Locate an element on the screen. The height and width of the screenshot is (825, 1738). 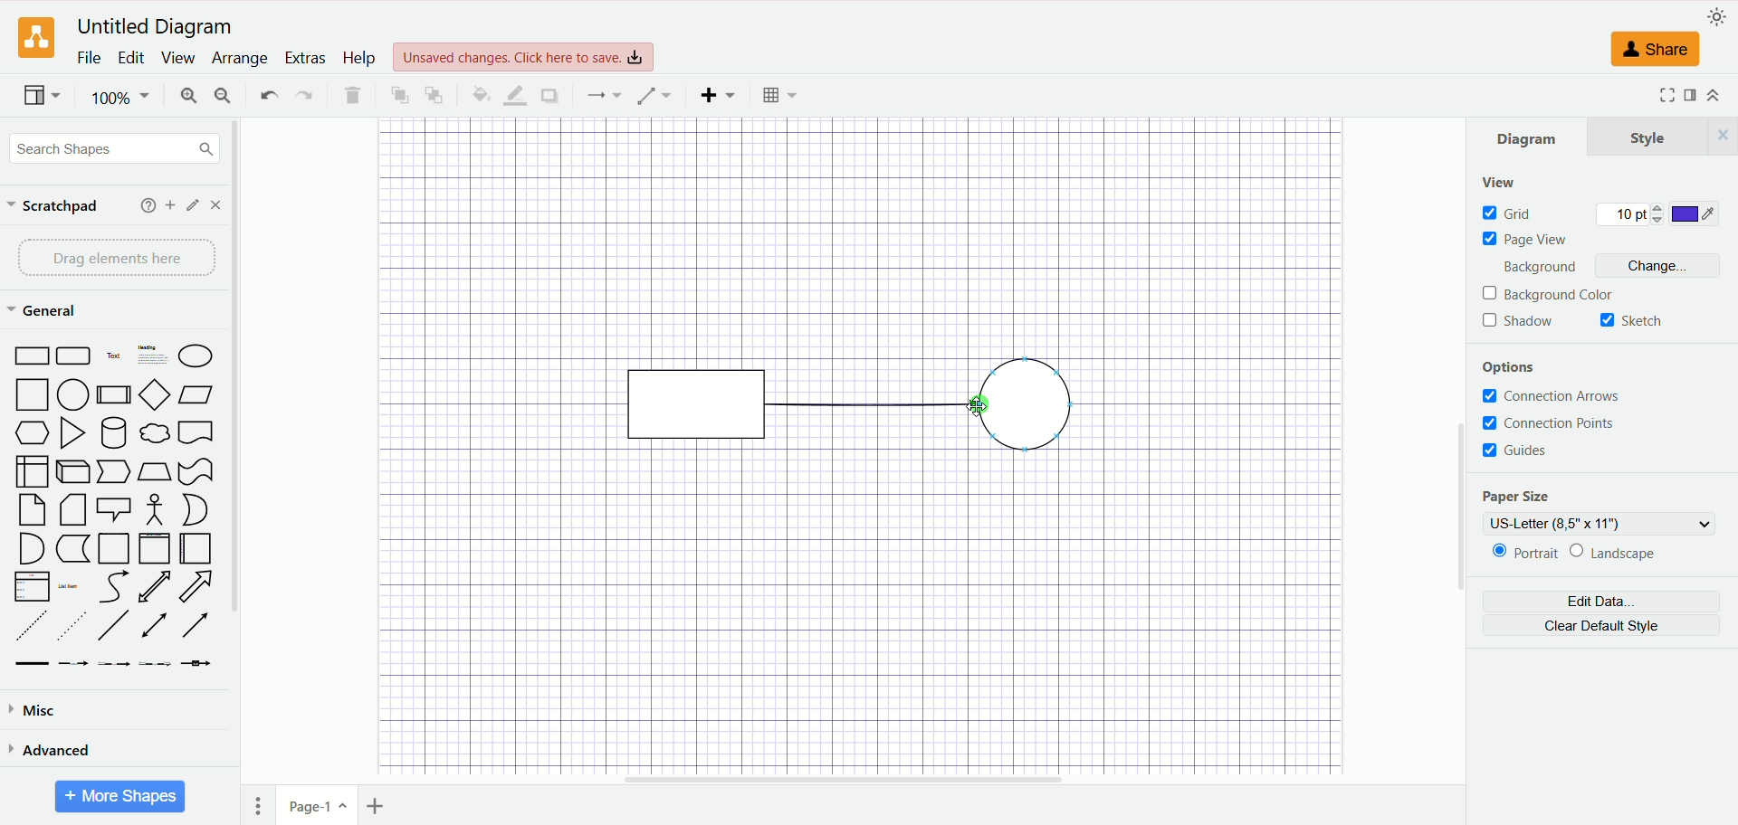
shadow is located at coordinates (1519, 320).